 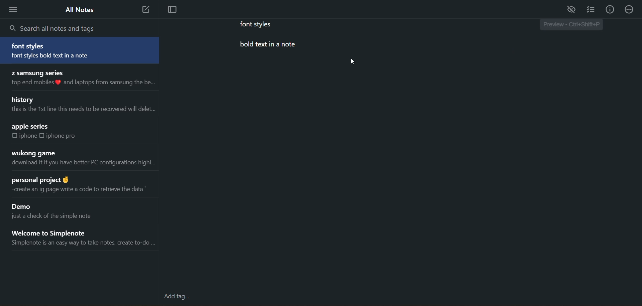 I want to click on search, so click(x=56, y=28).